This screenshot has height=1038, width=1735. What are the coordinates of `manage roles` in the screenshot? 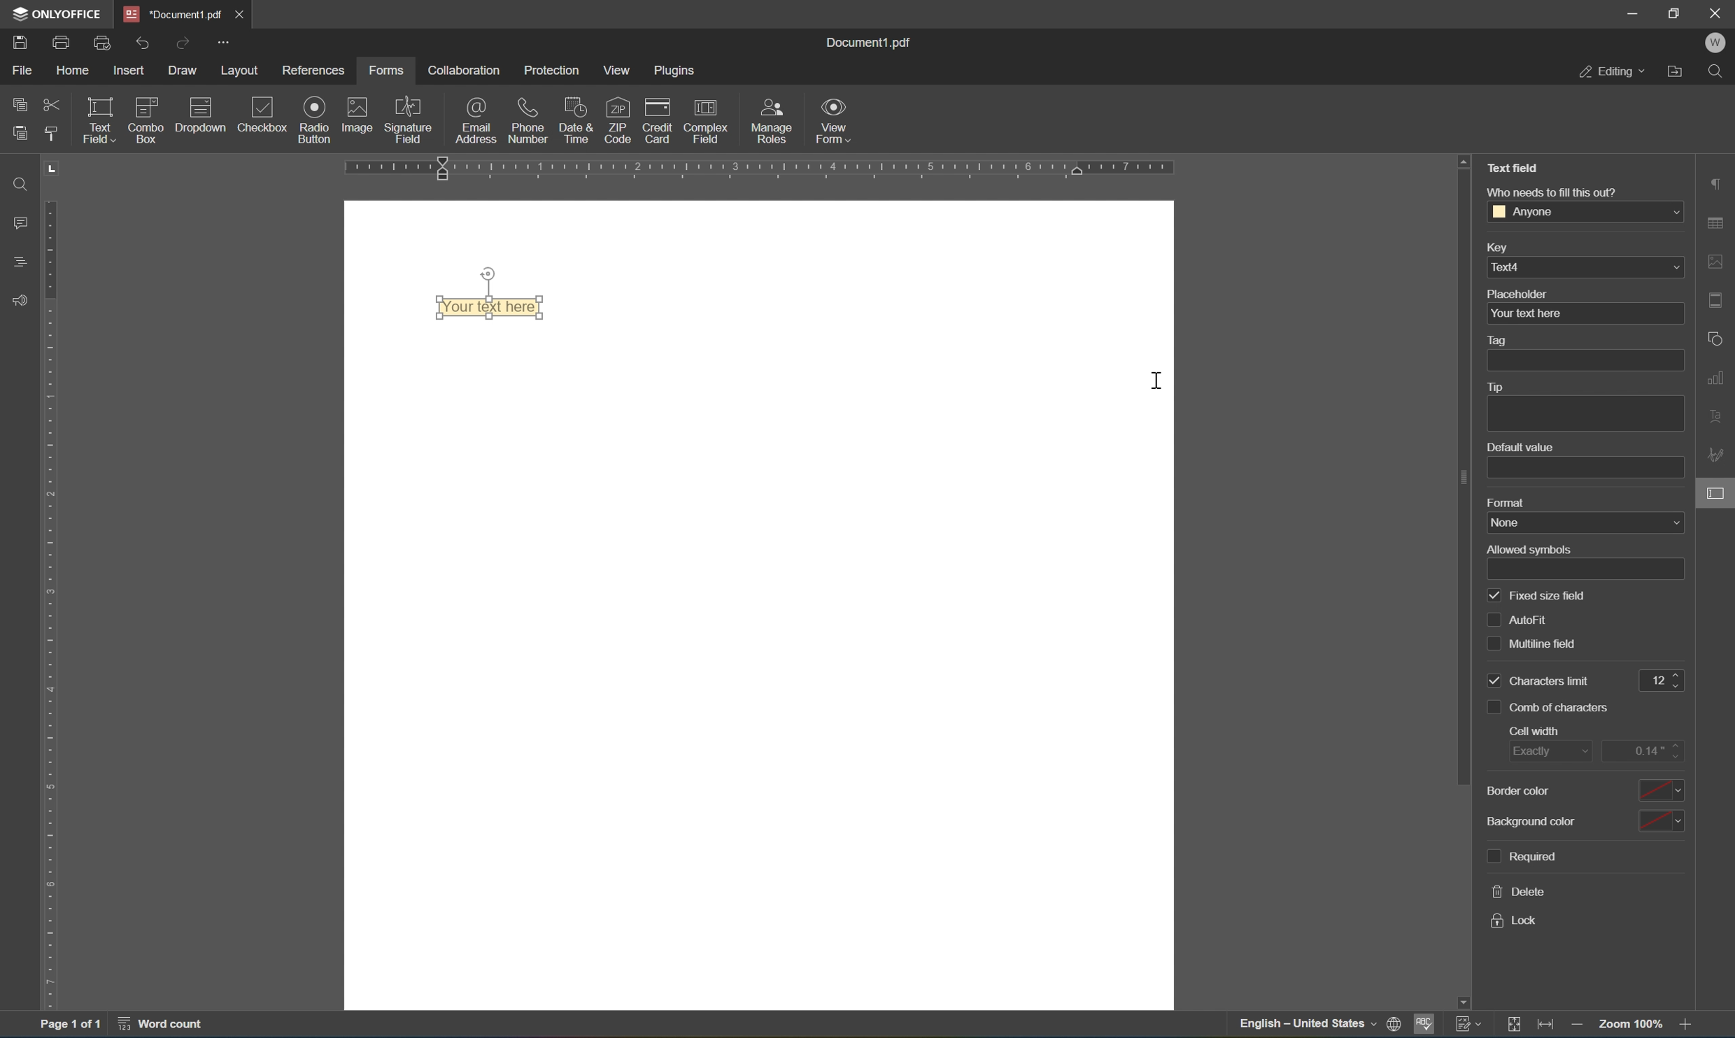 It's located at (777, 122).